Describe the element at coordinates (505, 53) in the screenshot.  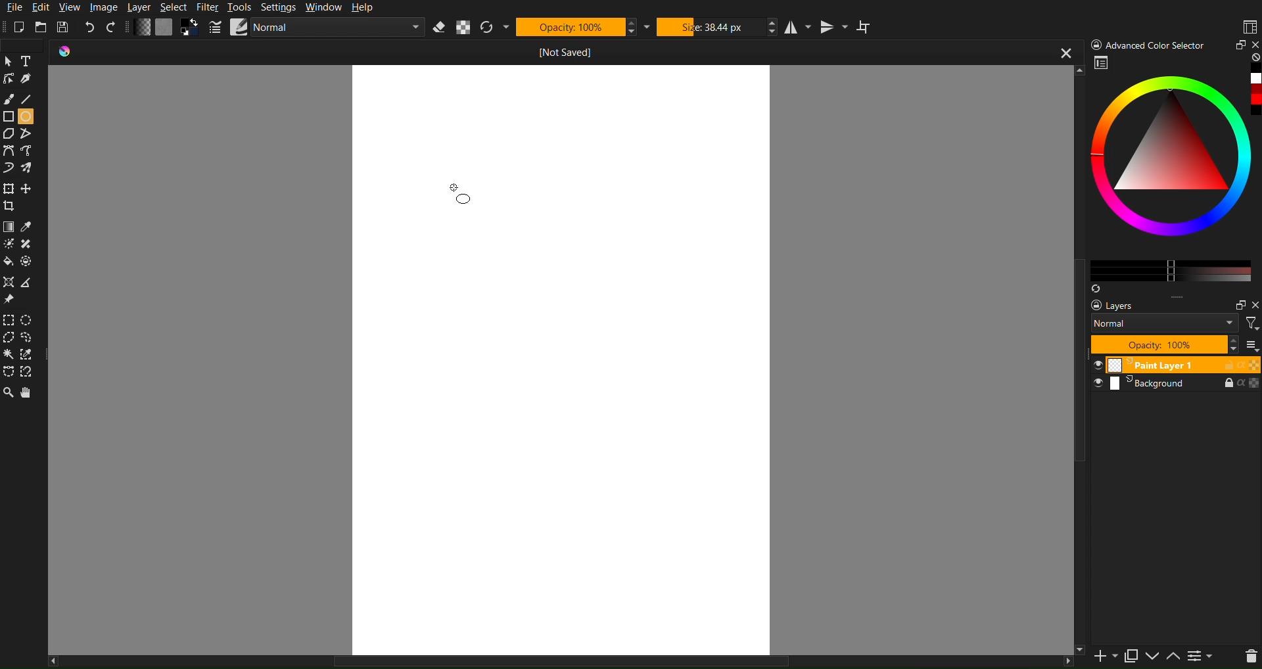
I see `Current Document` at that location.